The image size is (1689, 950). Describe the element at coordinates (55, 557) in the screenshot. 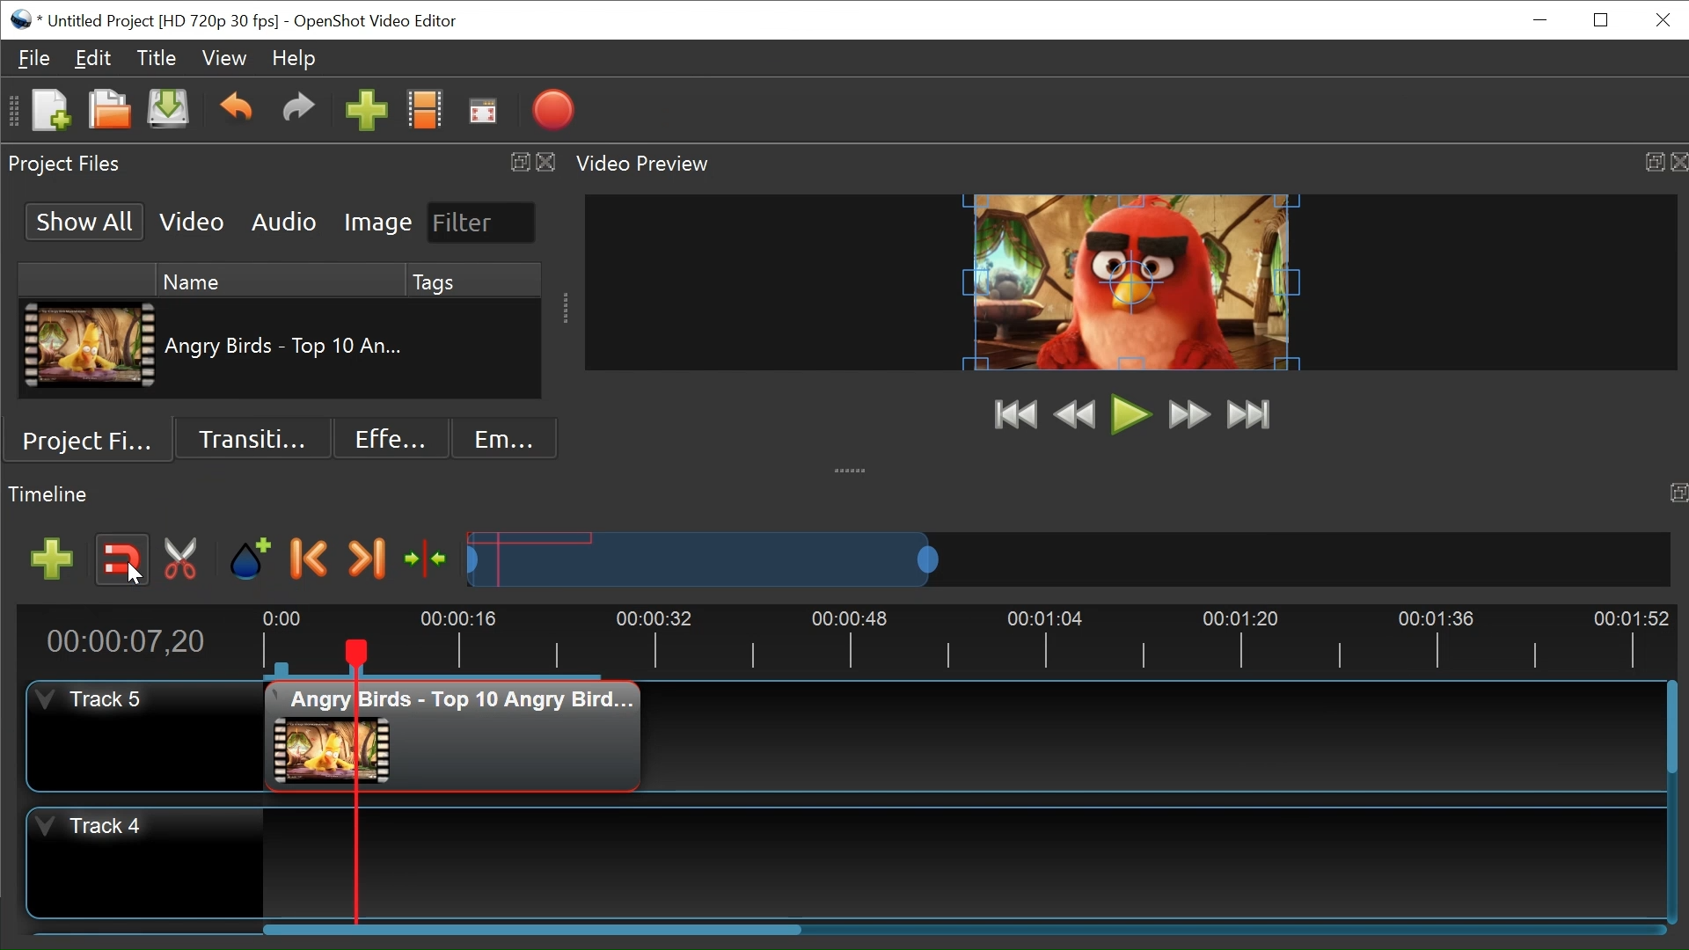

I see `Add Track` at that location.